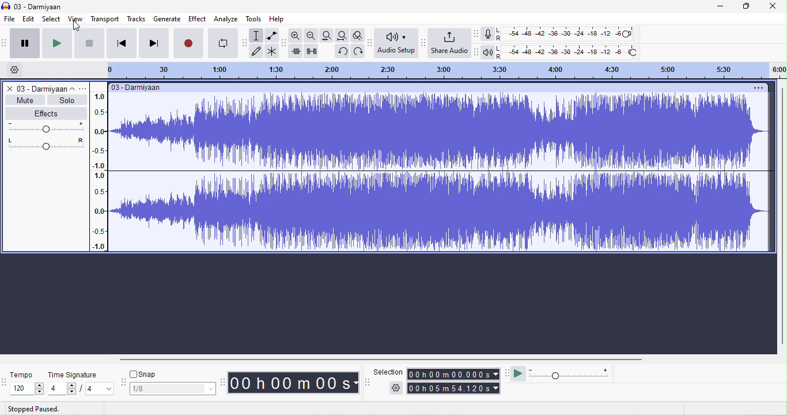 The image size is (787, 416). I want to click on envelop, so click(271, 36).